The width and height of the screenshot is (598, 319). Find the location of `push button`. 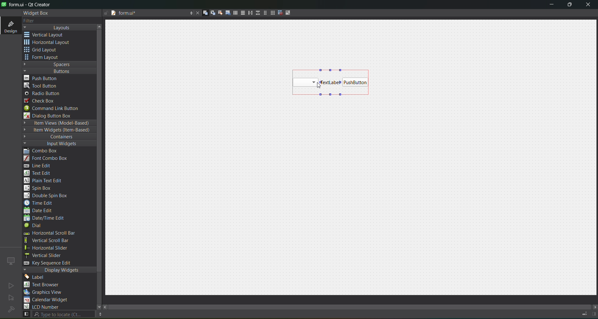

push button is located at coordinates (356, 83).